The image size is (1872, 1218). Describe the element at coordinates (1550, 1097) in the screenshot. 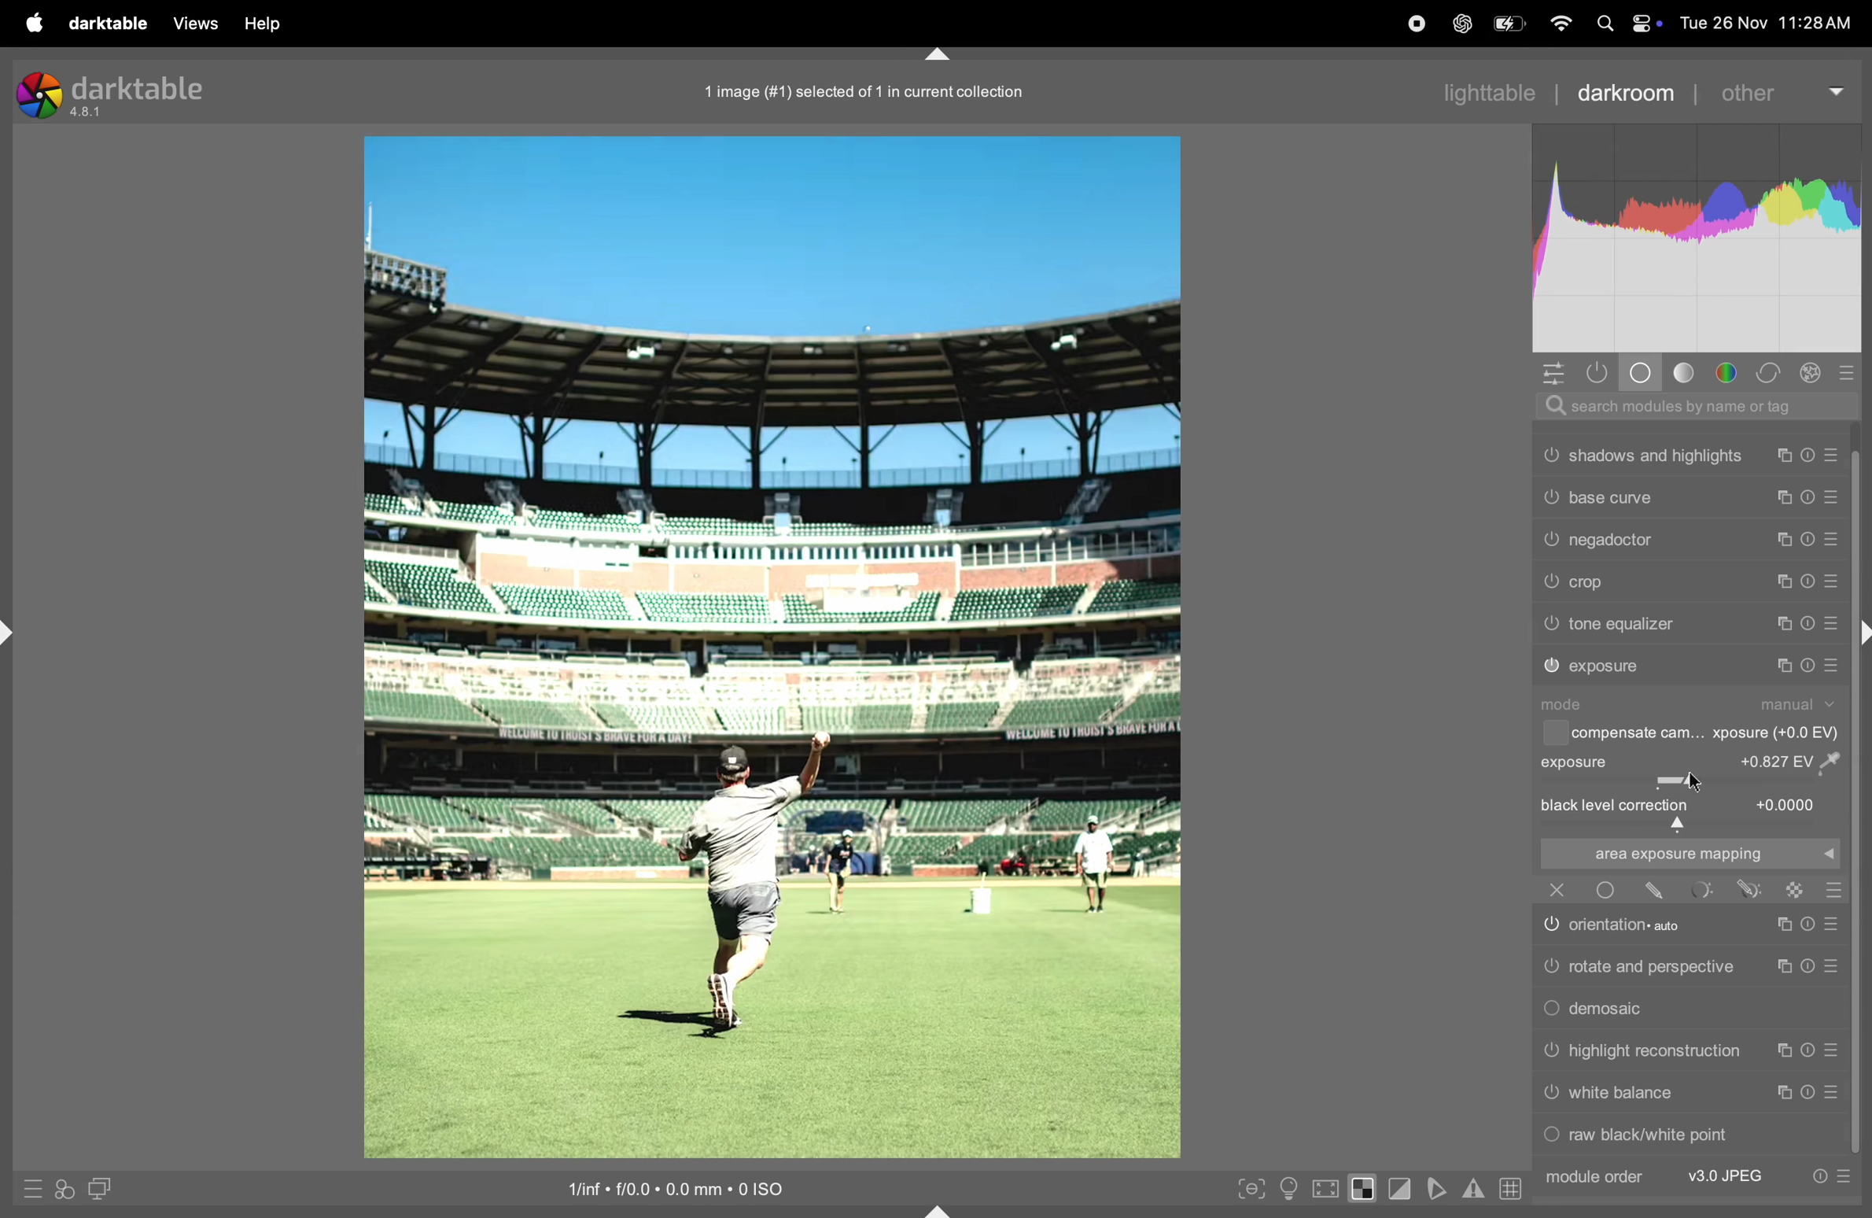

I see `Switch on or off` at that location.